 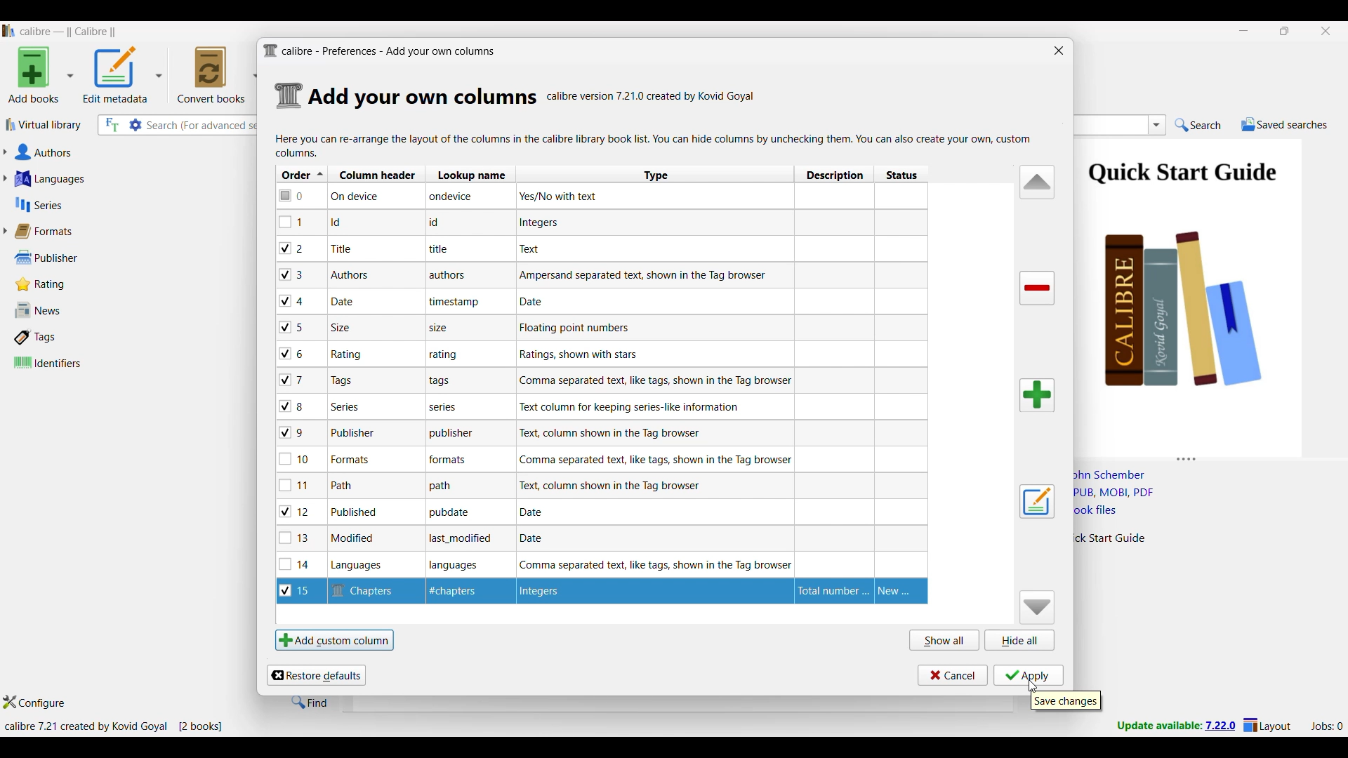 What do you see at coordinates (293, 405) in the screenshot?
I see `checkbox - 8` at bounding box center [293, 405].